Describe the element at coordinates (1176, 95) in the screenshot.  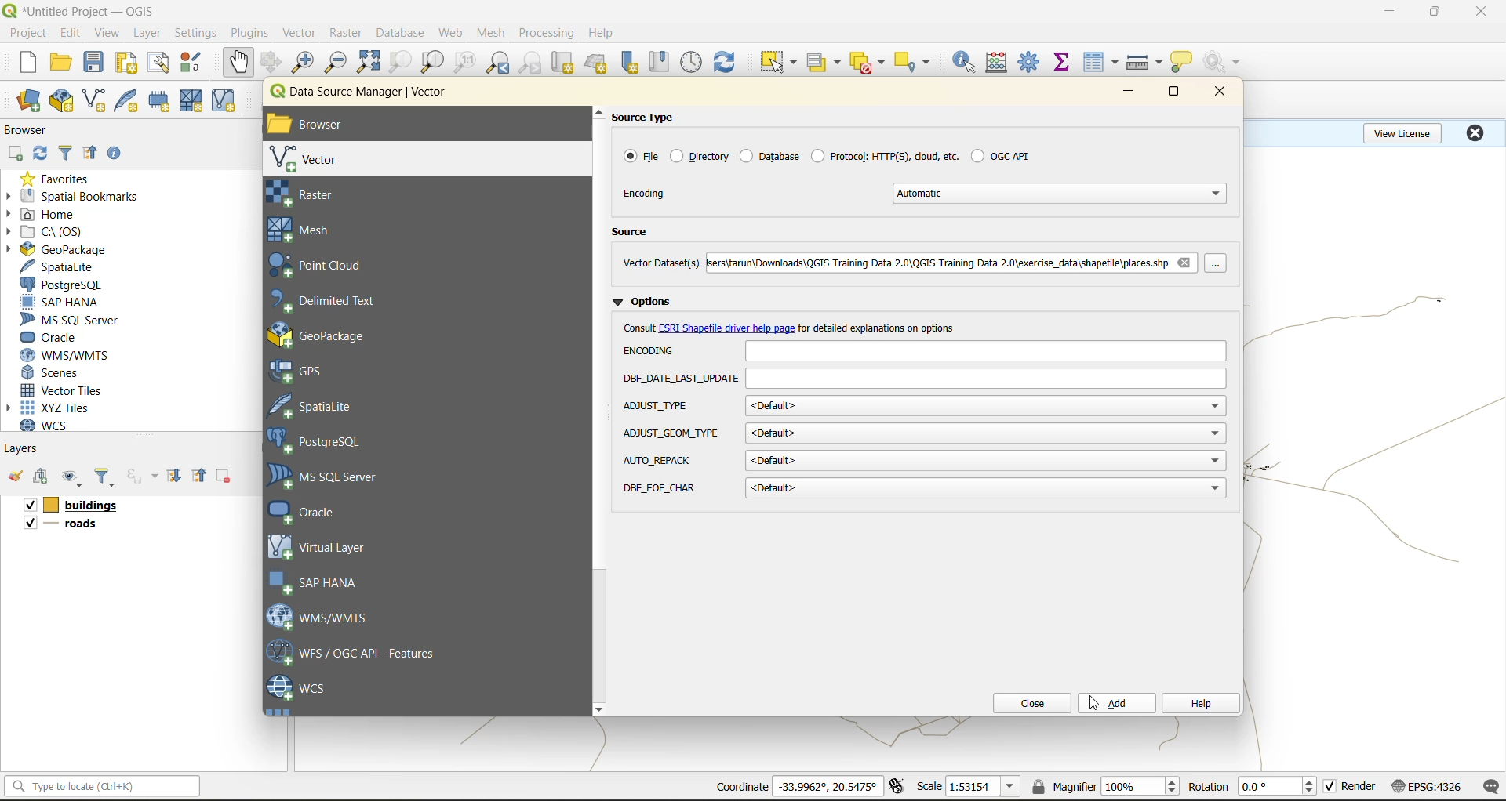
I see `maximize` at that location.